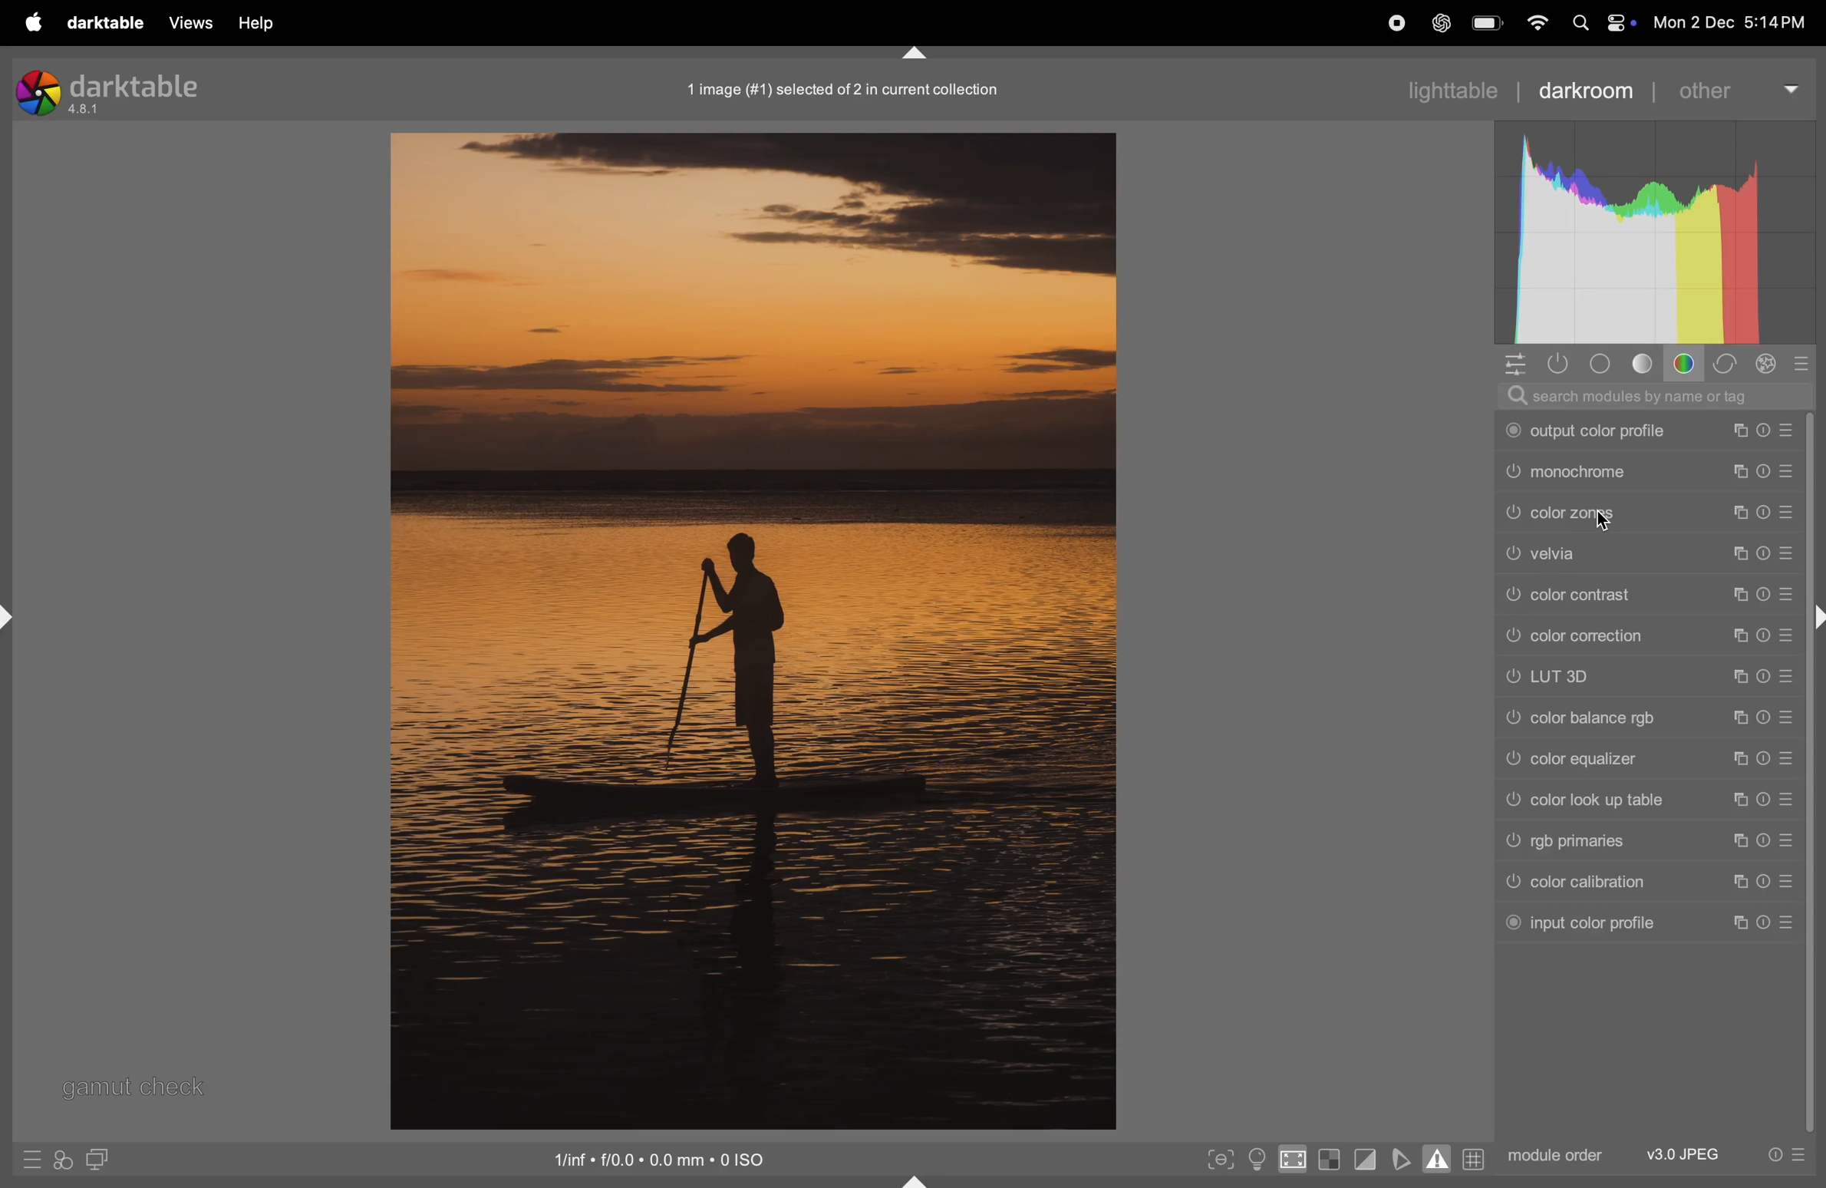  What do you see at coordinates (193, 24) in the screenshot?
I see `views` at bounding box center [193, 24].